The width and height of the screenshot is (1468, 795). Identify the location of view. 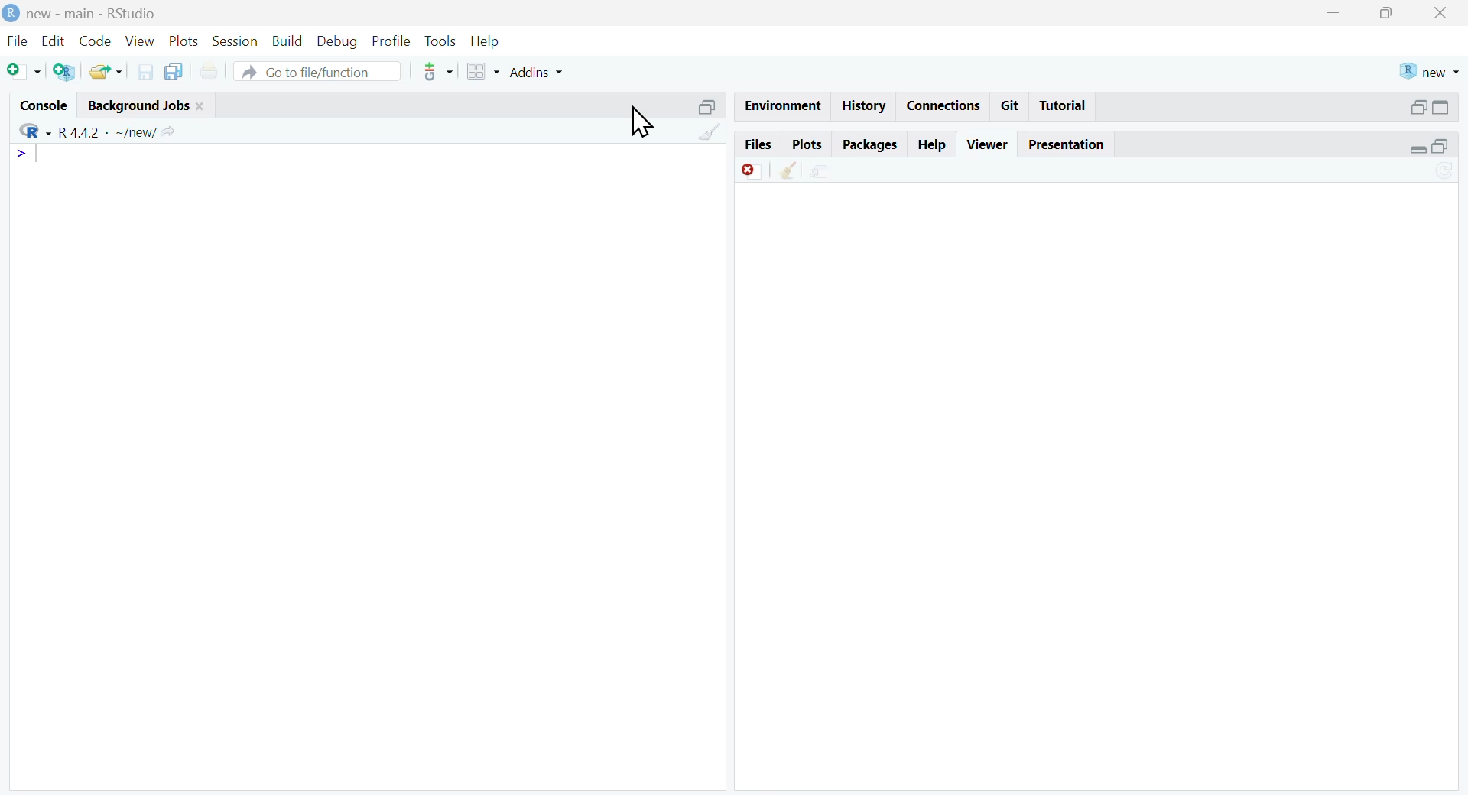
(141, 41).